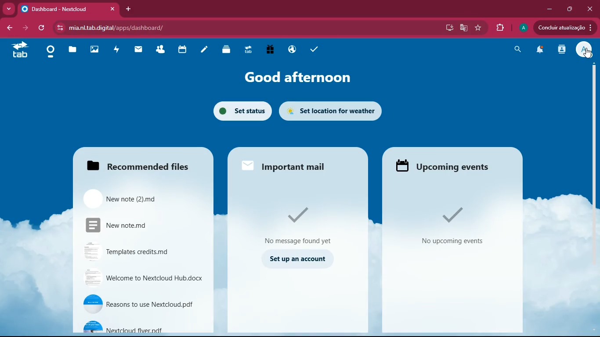  I want to click on Welcome to Nextcloud Hub.docx, so click(143, 277).